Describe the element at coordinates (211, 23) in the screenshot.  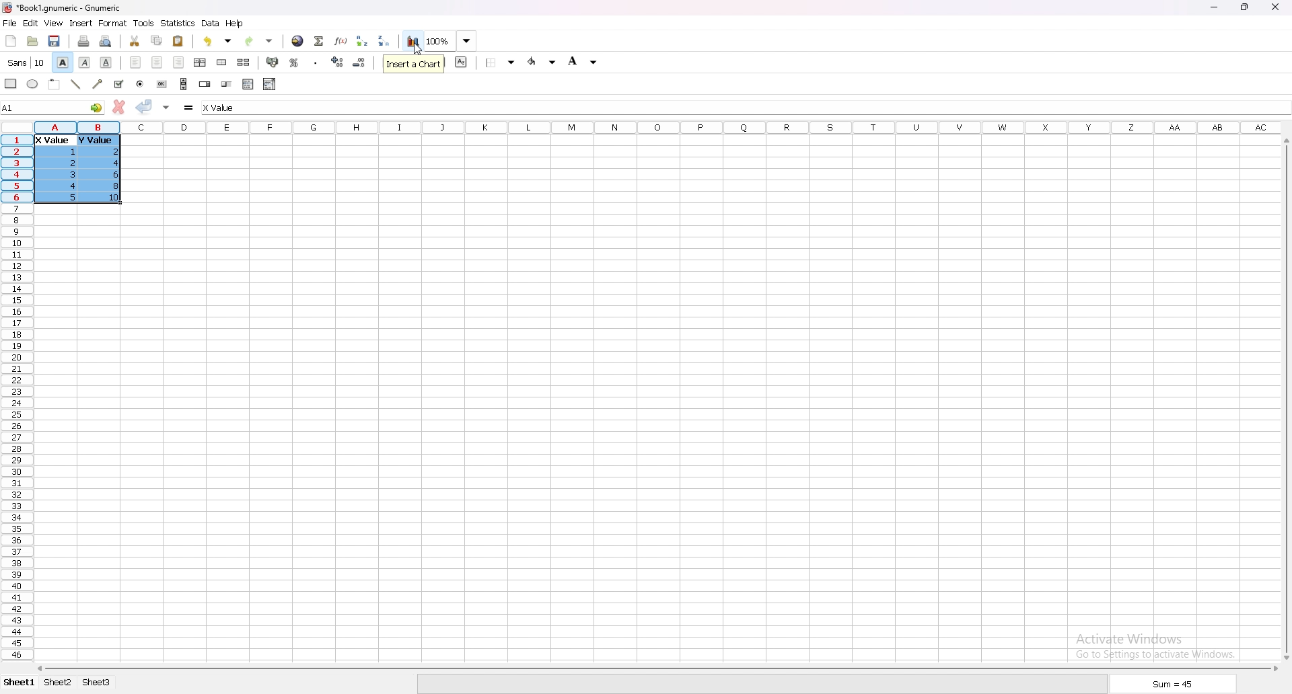
I see `data` at that location.